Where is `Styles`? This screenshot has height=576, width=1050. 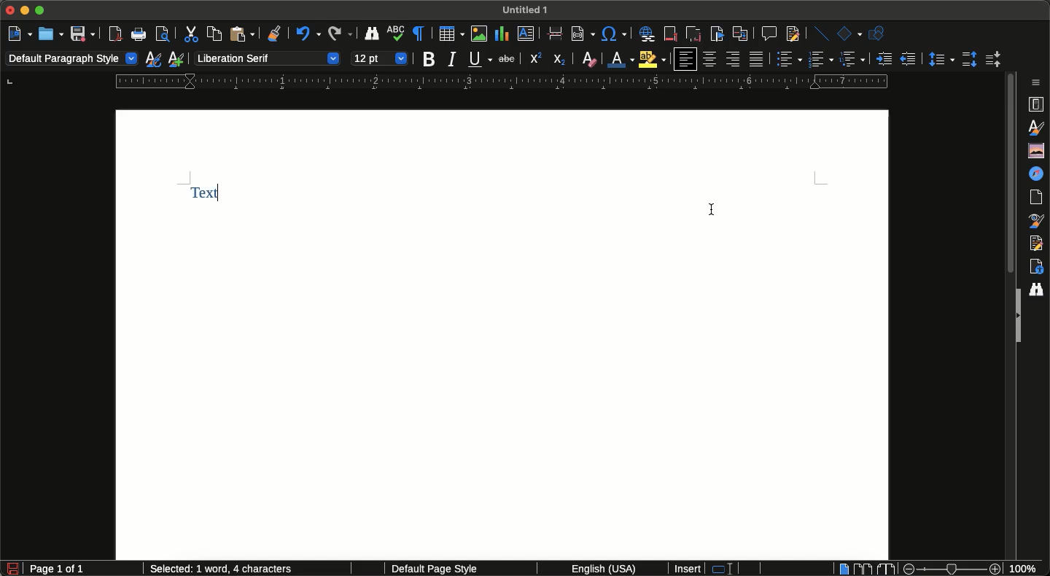
Styles is located at coordinates (1038, 127).